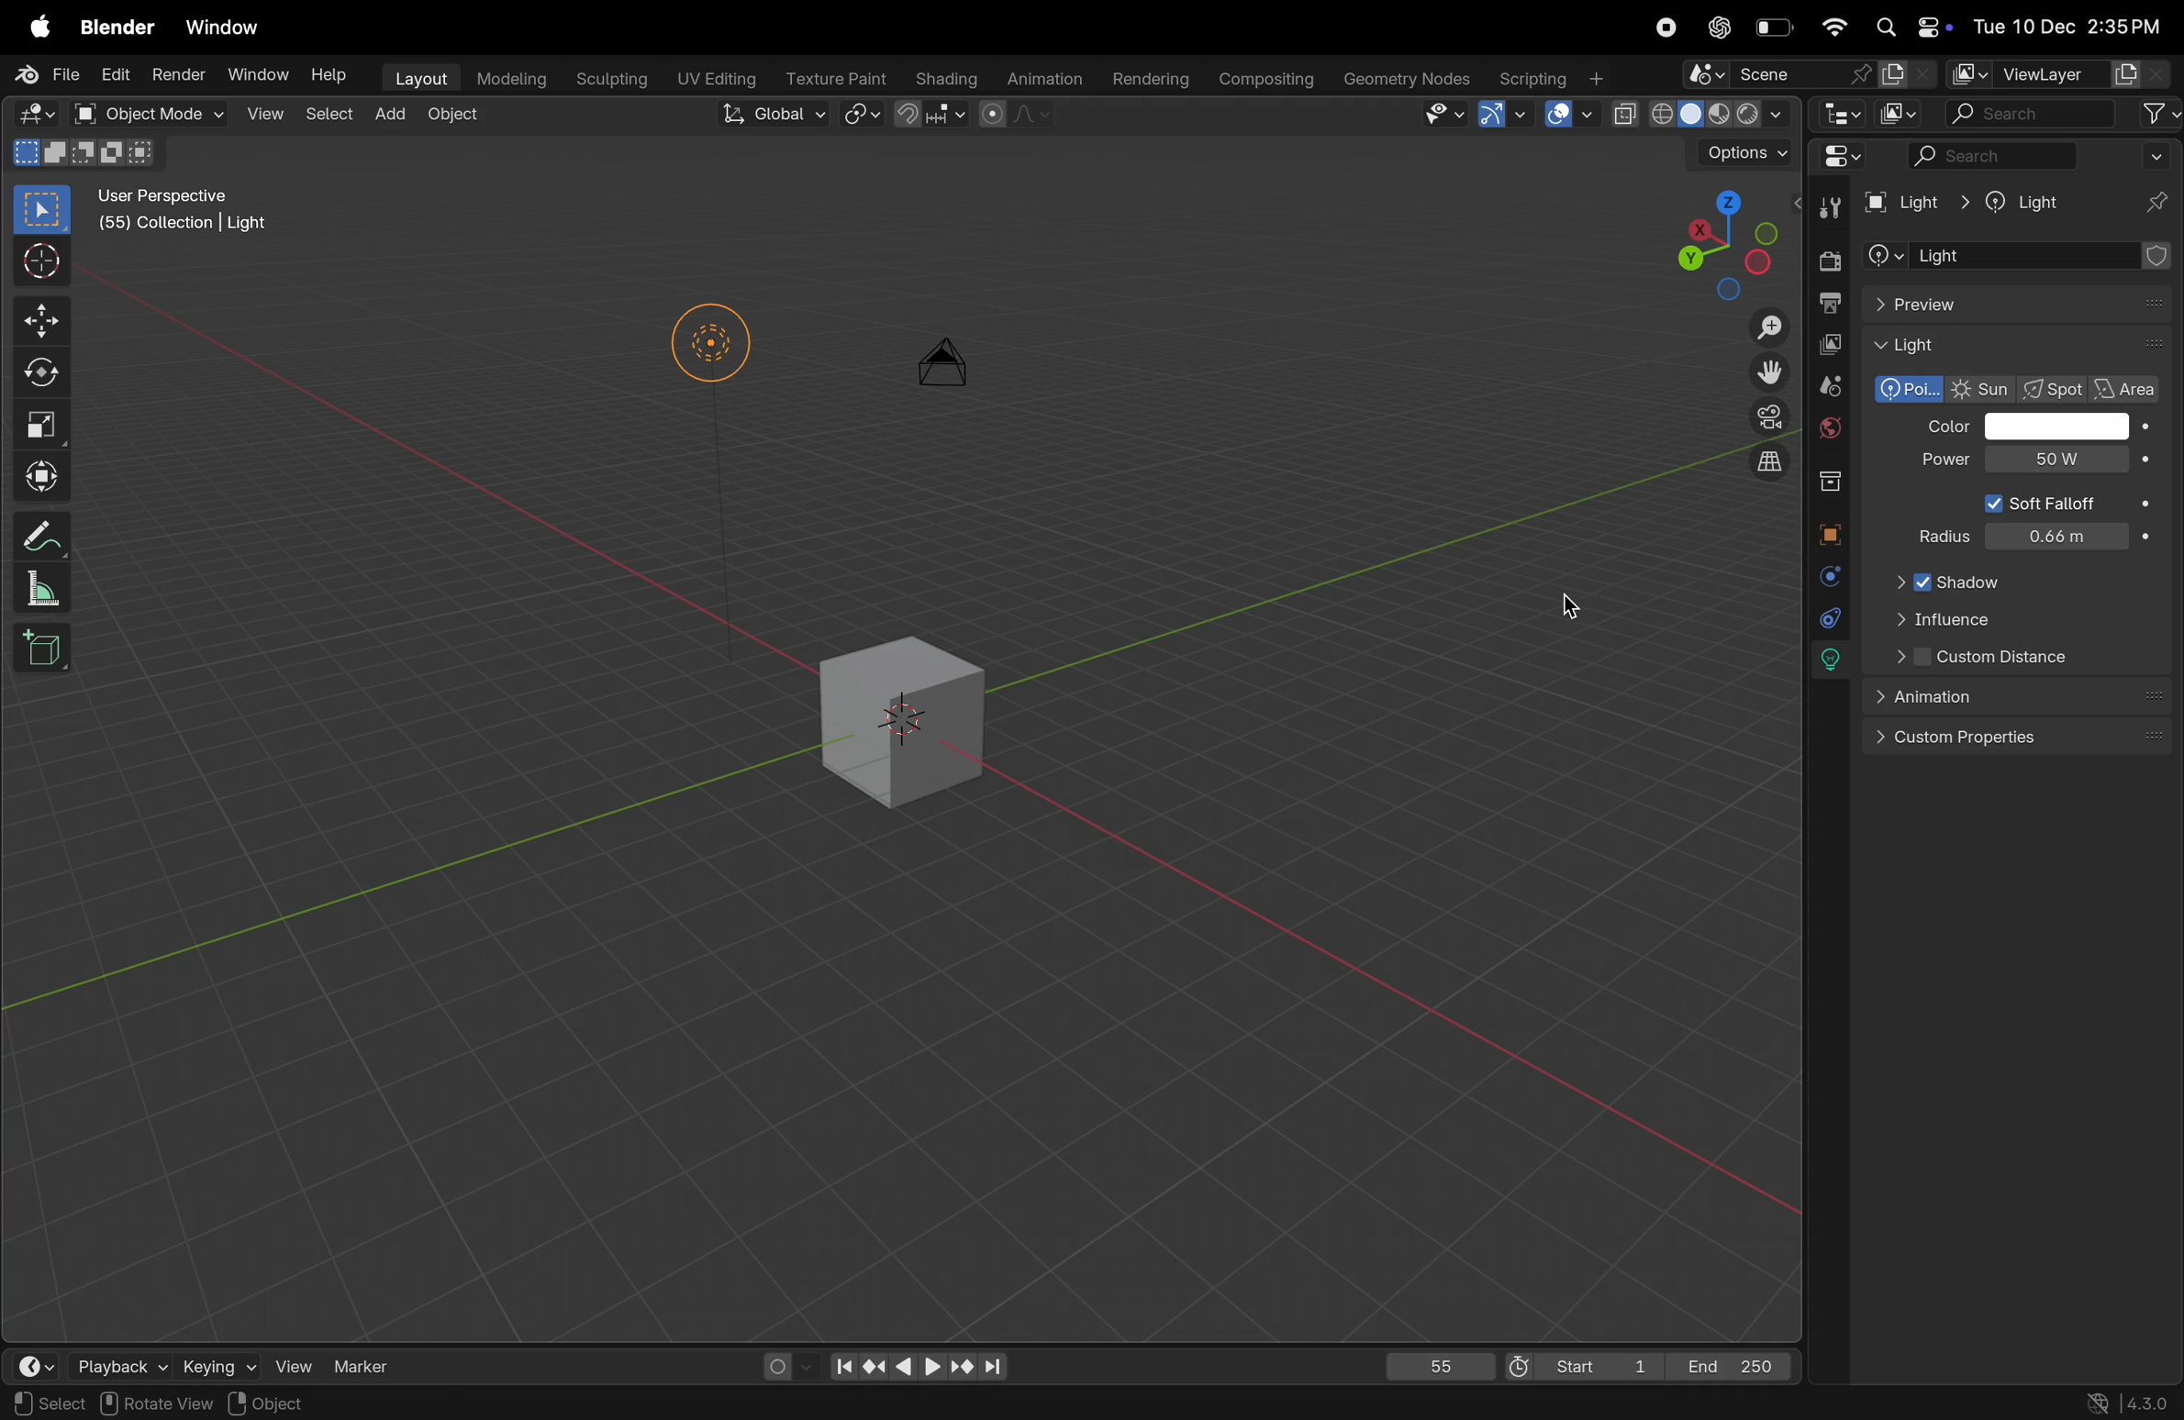 Image resolution: width=2184 pixels, height=1420 pixels. Describe the element at coordinates (43, 261) in the screenshot. I see `cursor` at that location.